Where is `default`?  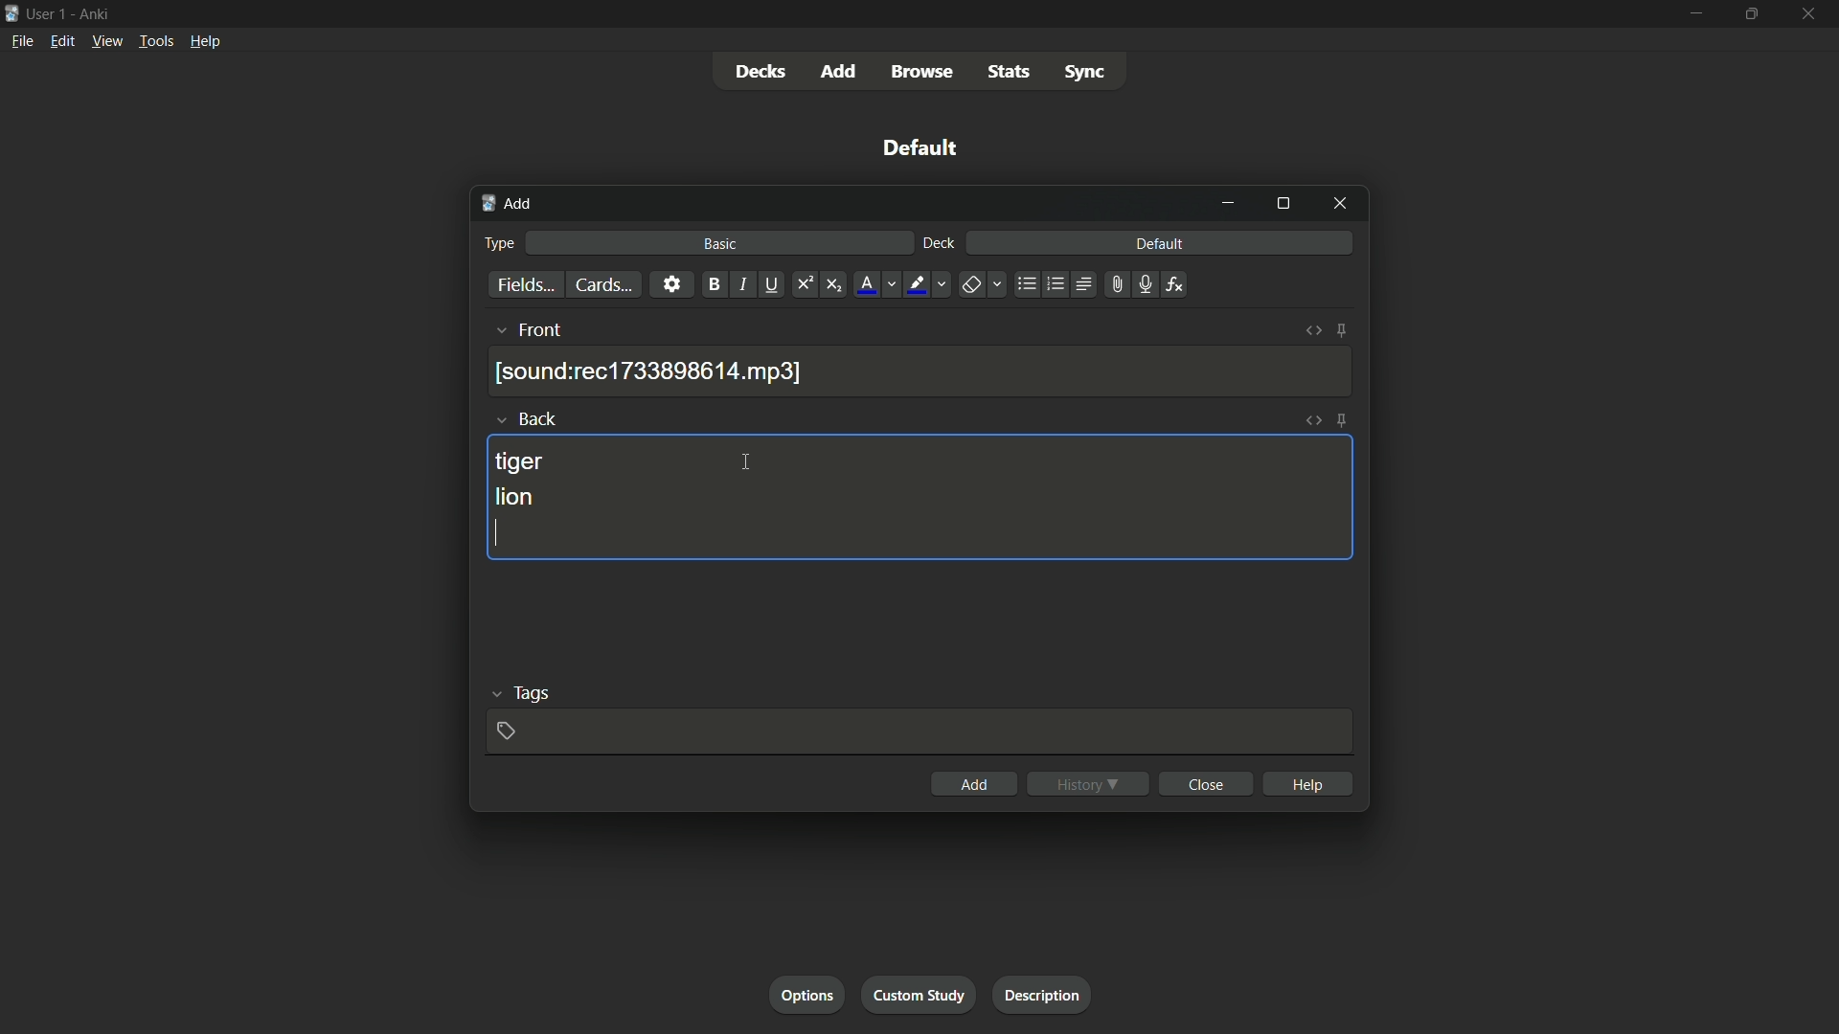 default is located at coordinates (1159, 244).